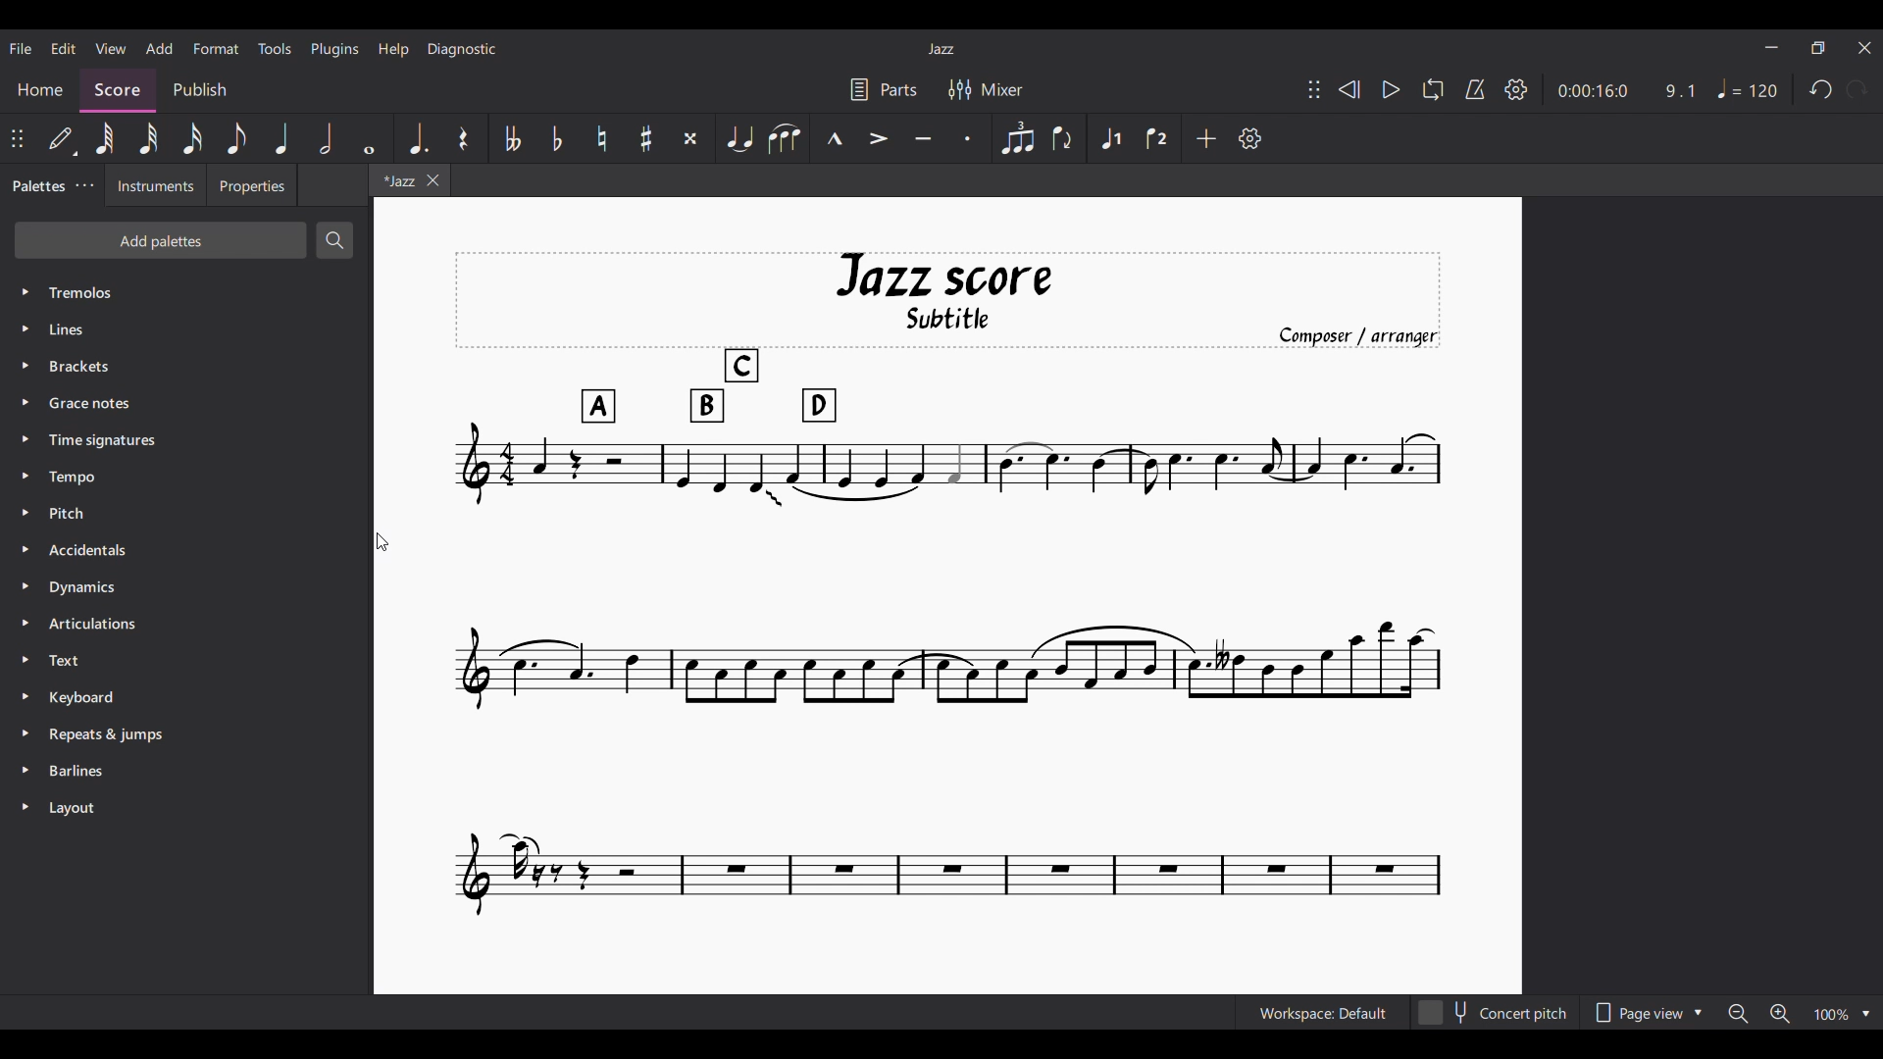 This screenshot has width=1883, height=1059. I want to click on Zoom in, so click(1780, 1013).